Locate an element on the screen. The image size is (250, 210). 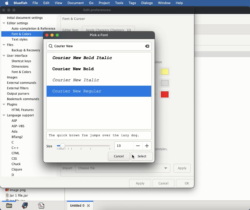
selected is located at coordinates (99, 91).